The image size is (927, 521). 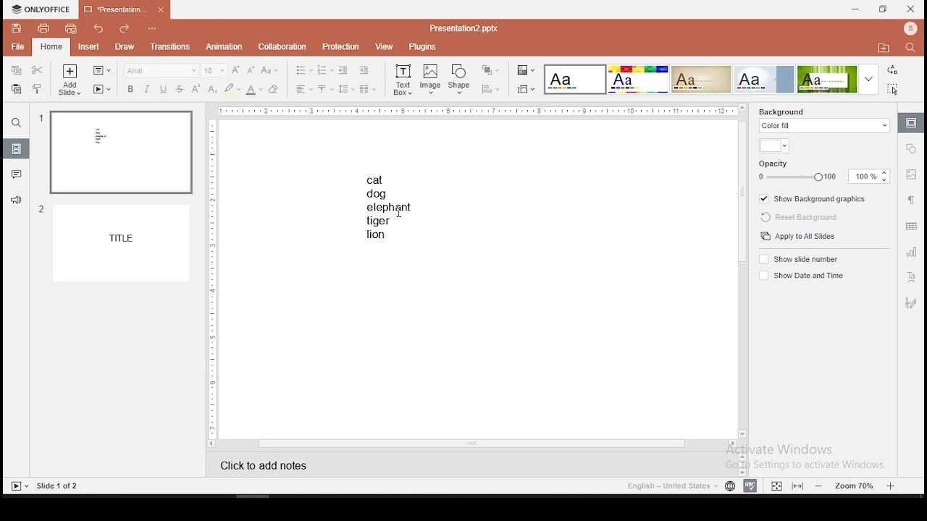 What do you see at coordinates (125, 46) in the screenshot?
I see `draw` at bounding box center [125, 46].